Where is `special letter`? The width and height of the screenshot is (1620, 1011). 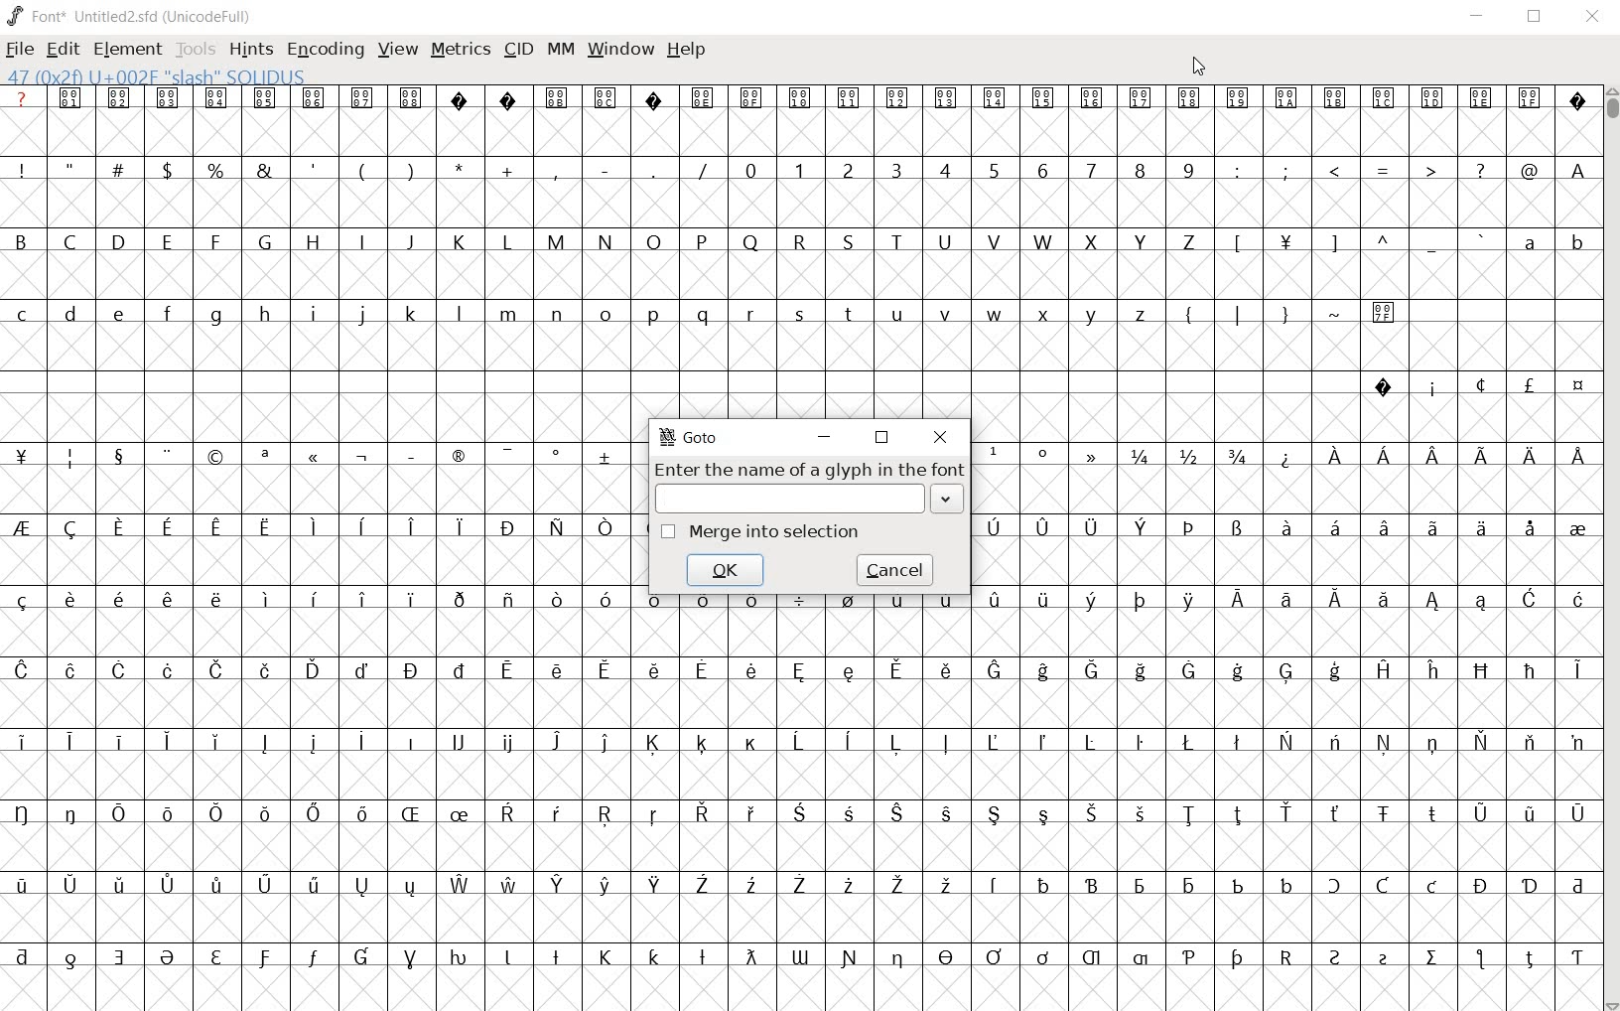
special letter is located at coordinates (1282, 598).